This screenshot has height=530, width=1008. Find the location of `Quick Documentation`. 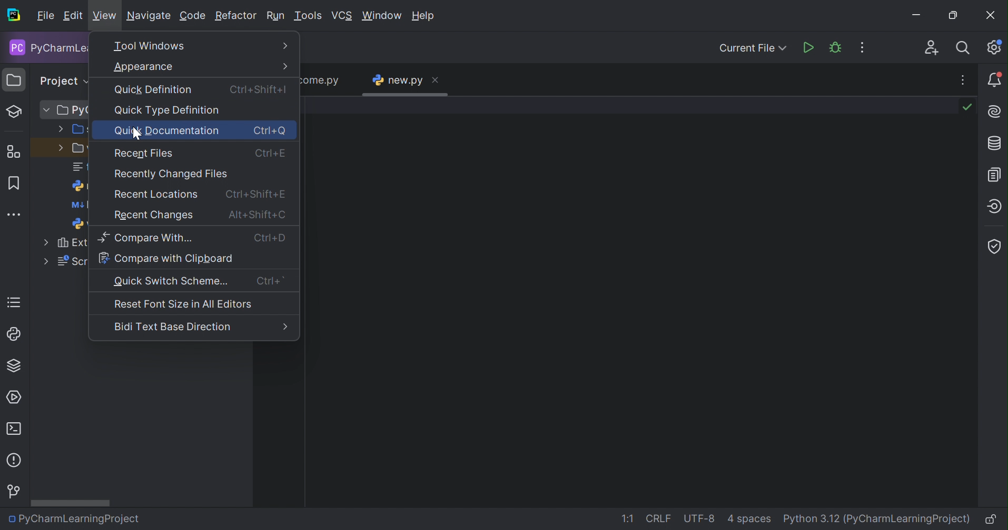

Quick Documentation is located at coordinates (167, 131).